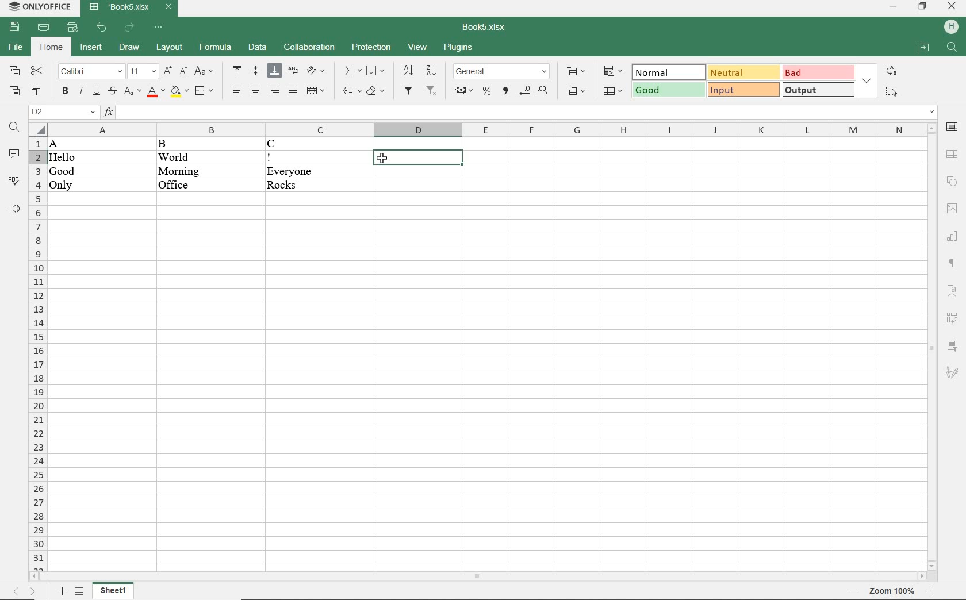  I want to click on columns, so click(482, 130).